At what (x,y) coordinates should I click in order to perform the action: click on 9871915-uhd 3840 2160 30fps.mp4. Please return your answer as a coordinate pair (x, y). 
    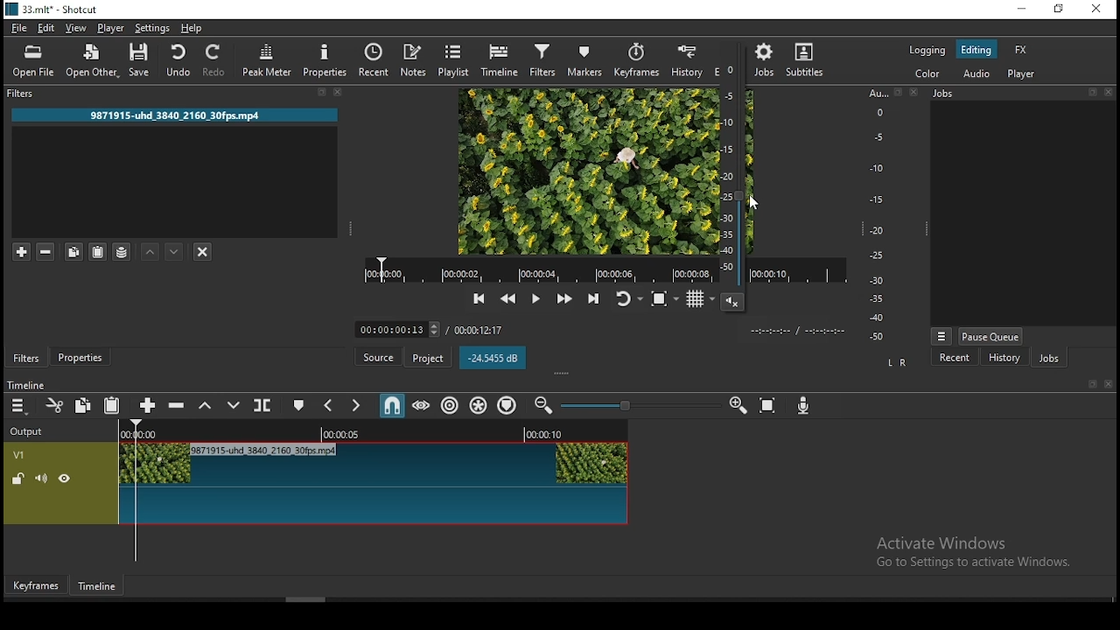
    Looking at the image, I should click on (171, 115).